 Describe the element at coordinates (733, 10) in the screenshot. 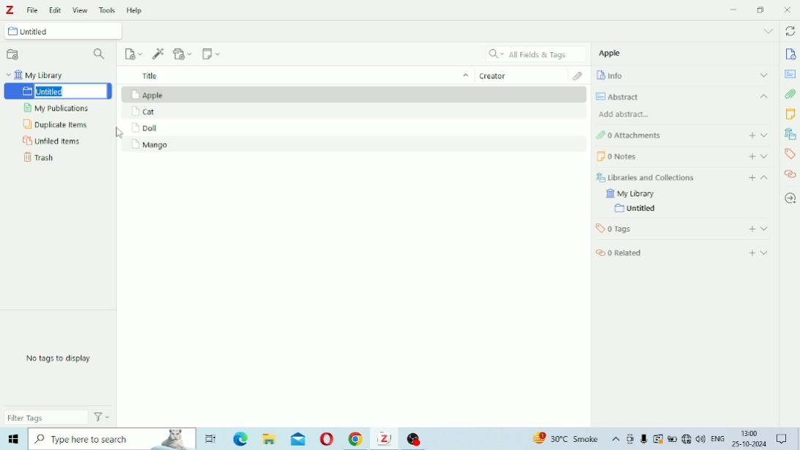

I see `Minimize` at that location.